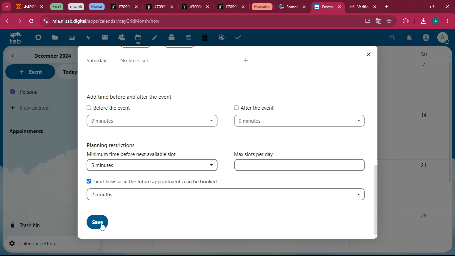 This screenshot has height=256, width=455. Describe the element at coordinates (105, 38) in the screenshot. I see `mail` at that location.